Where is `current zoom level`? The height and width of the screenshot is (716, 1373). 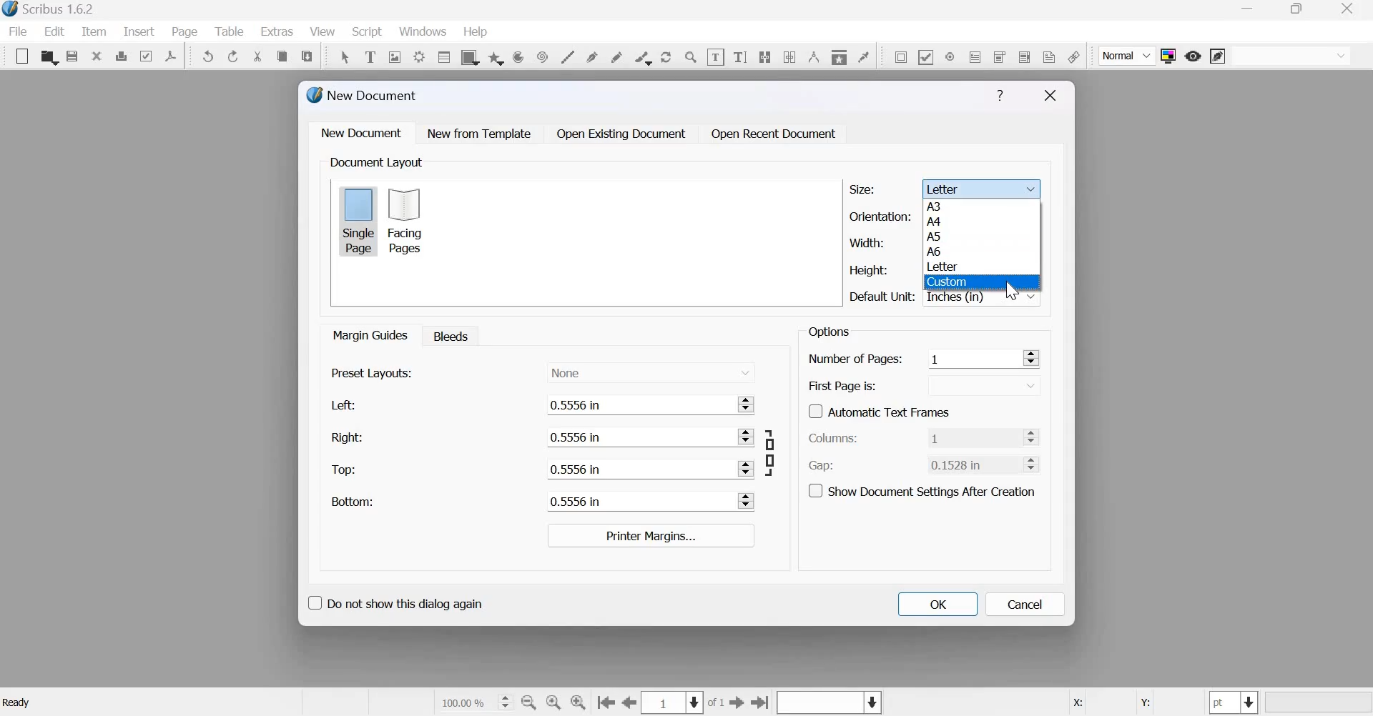 current zoom level is located at coordinates (475, 702).